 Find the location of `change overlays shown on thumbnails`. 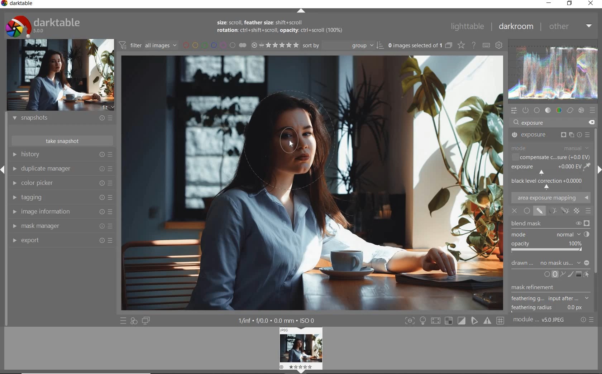

change overlays shown on thumbnails is located at coordinates (461, 45).